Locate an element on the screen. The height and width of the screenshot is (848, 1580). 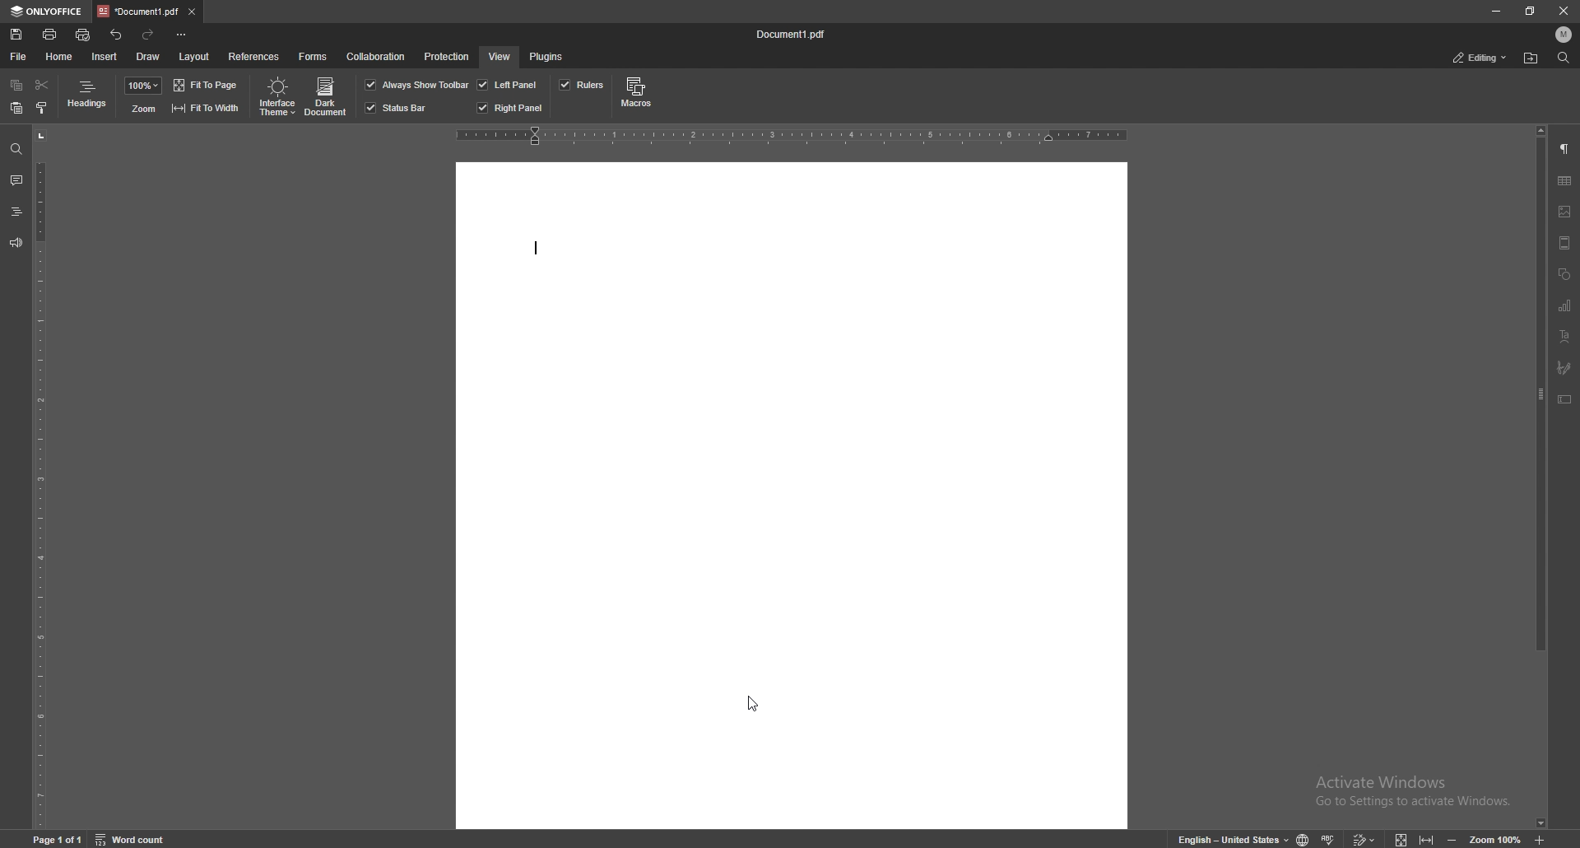
copy is located at coordinates (16, 86).